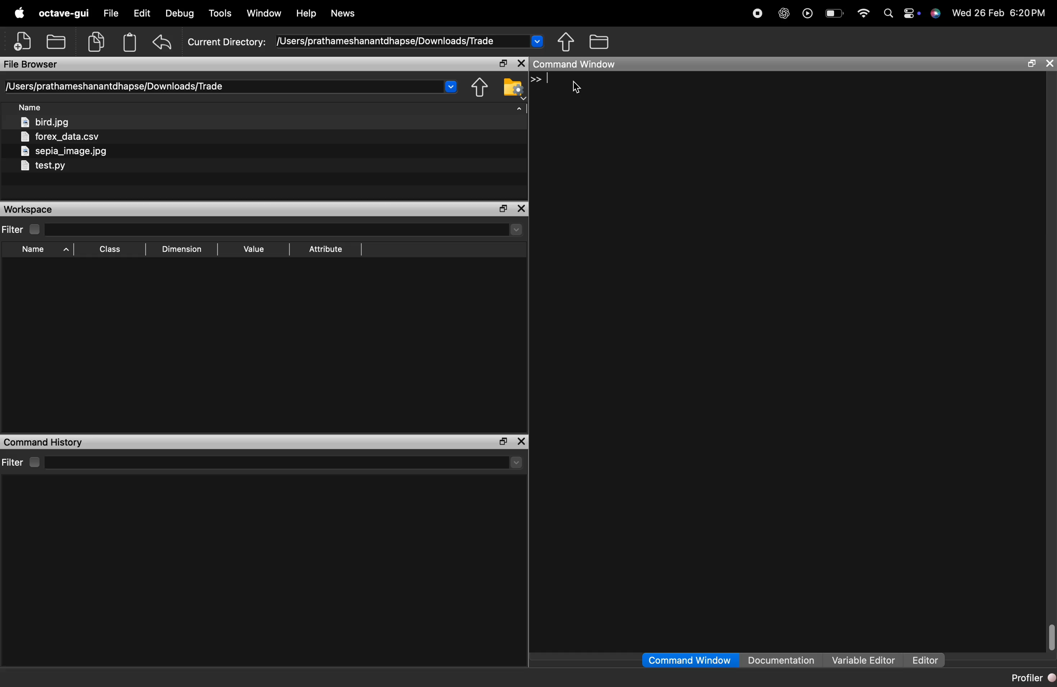  What do you see at coordinates (112, 249) in the screenshot?
I see `Class` at bounding box center [112, 249].